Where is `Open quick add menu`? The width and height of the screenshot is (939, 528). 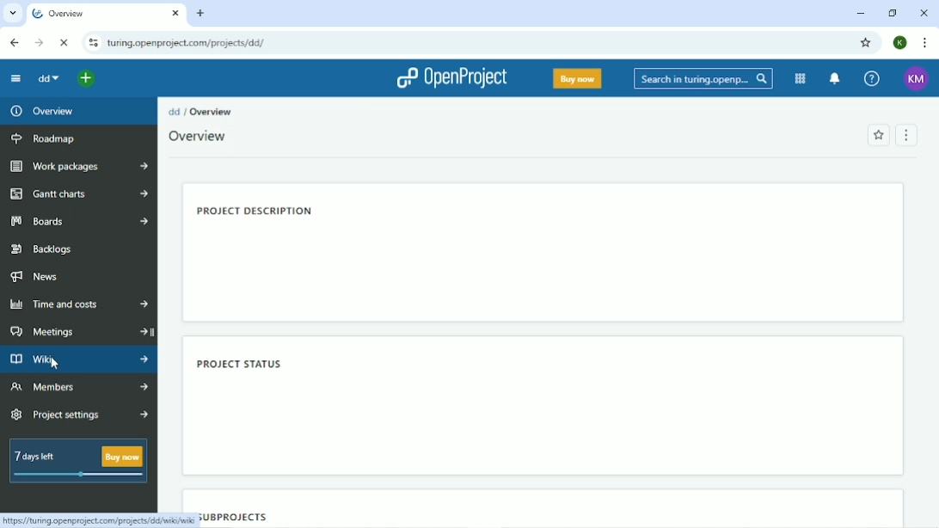 Open quick add menu is located at coordinates (89, 78).